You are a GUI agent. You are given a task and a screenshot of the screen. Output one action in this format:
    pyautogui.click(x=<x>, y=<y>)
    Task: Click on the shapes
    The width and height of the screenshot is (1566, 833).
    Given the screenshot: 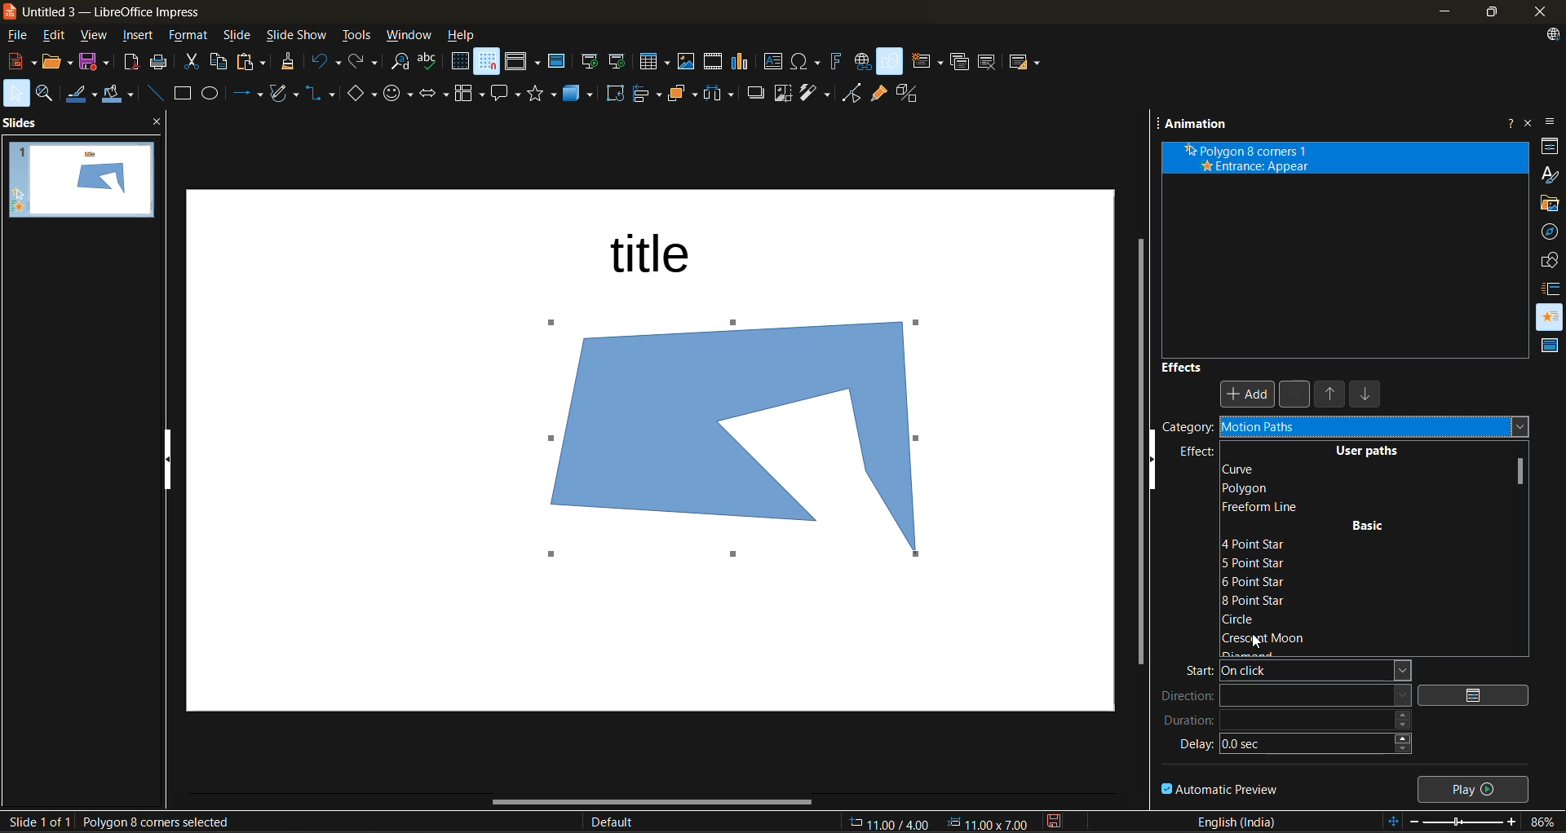 What is the action you would take?
    pyautogui.click(x=1547, y=258)
    